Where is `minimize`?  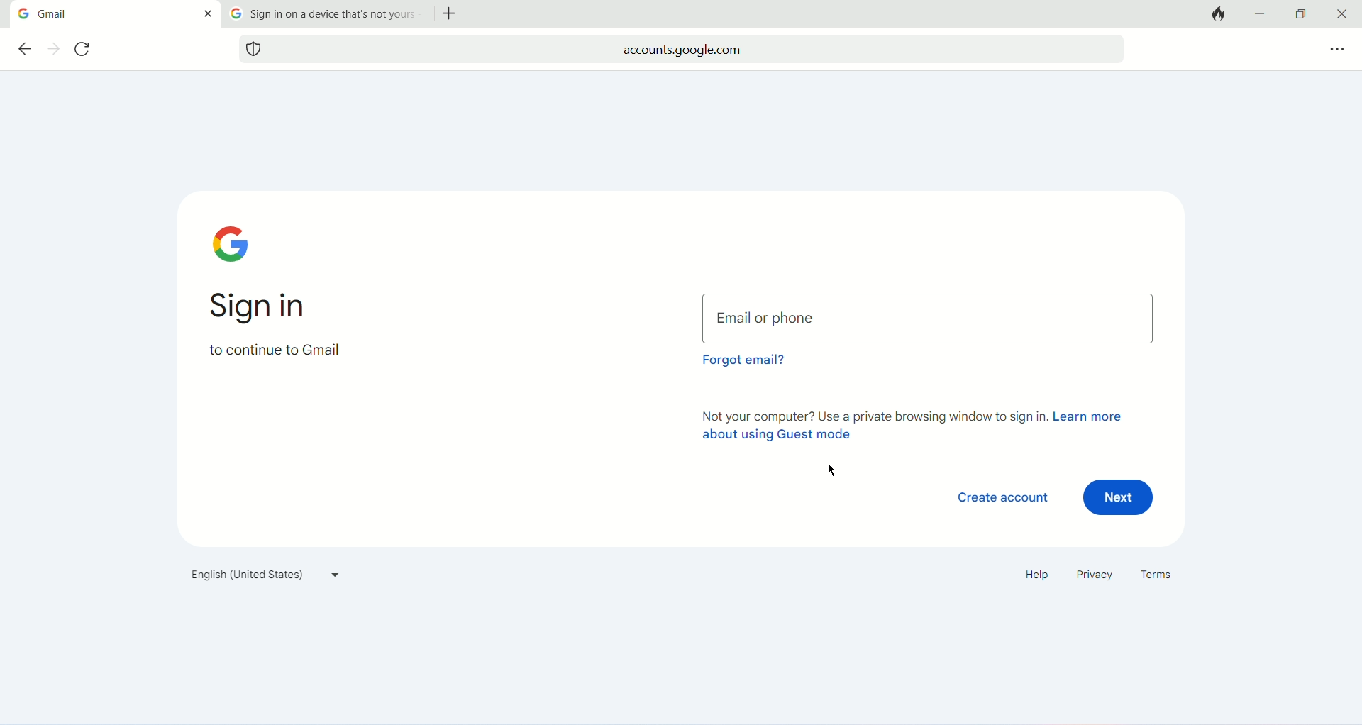
minimize is located at coordinates (1262, 13).